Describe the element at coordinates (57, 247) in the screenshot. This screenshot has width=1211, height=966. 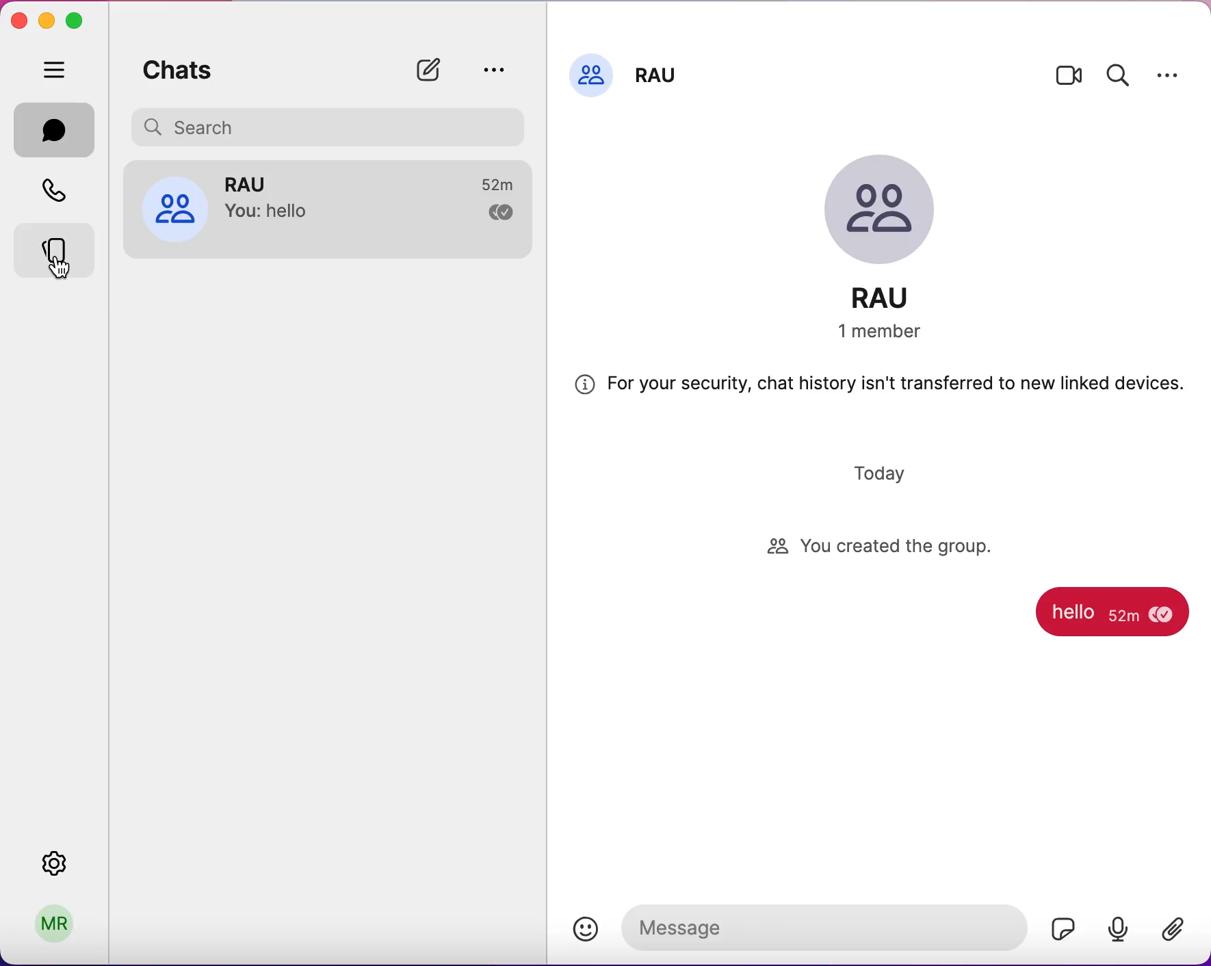
I see `stories` at that location.